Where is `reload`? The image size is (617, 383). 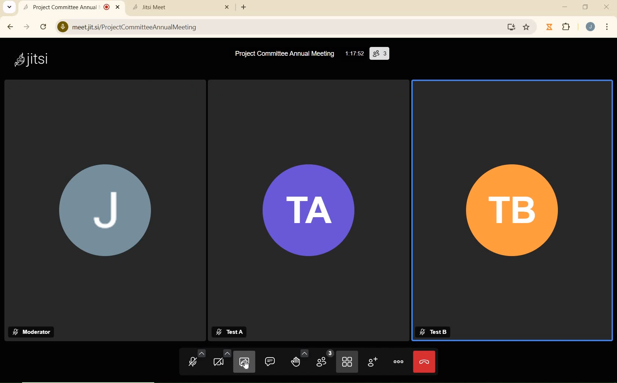 reload is located at coordinates (43, 26).